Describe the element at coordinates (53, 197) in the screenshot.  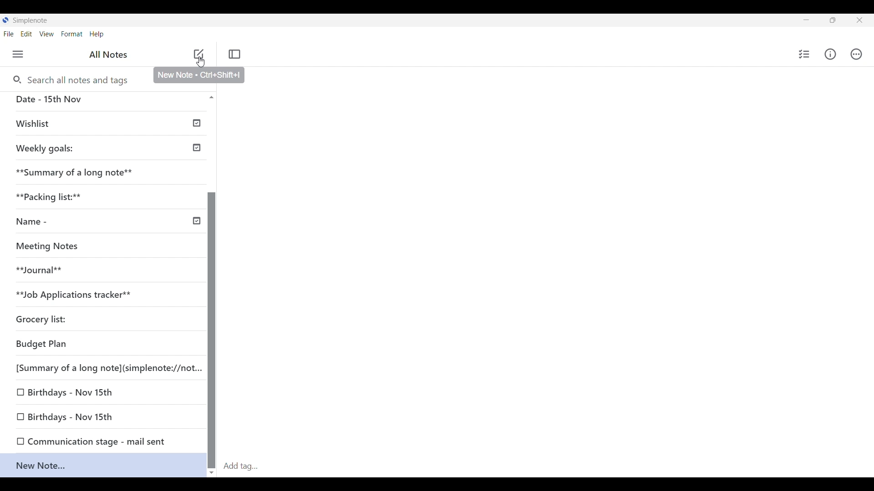
I see `*%
Packi
acking list:**` at that location.